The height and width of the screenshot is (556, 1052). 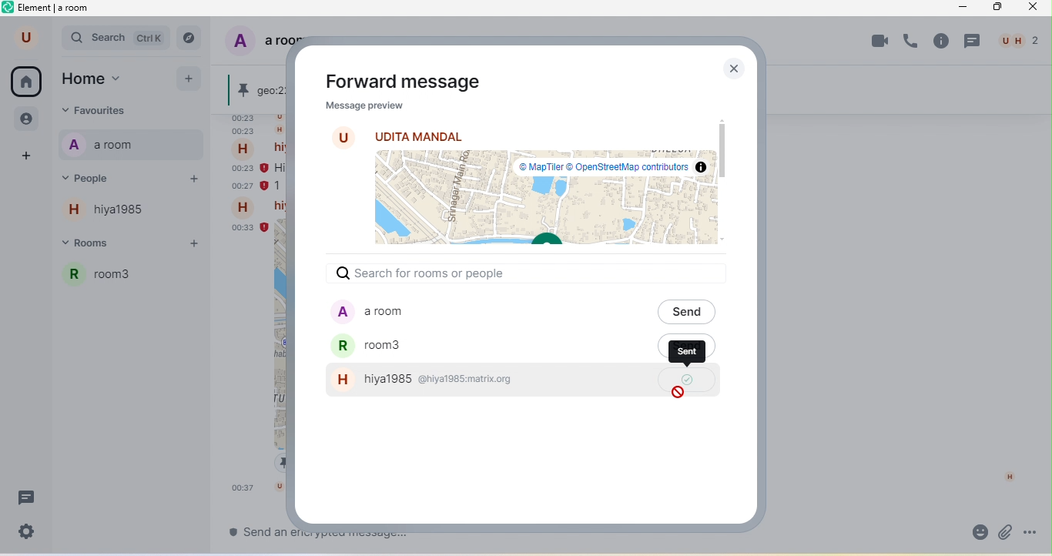 I want to click on rooms, so click(x=104, y=245).